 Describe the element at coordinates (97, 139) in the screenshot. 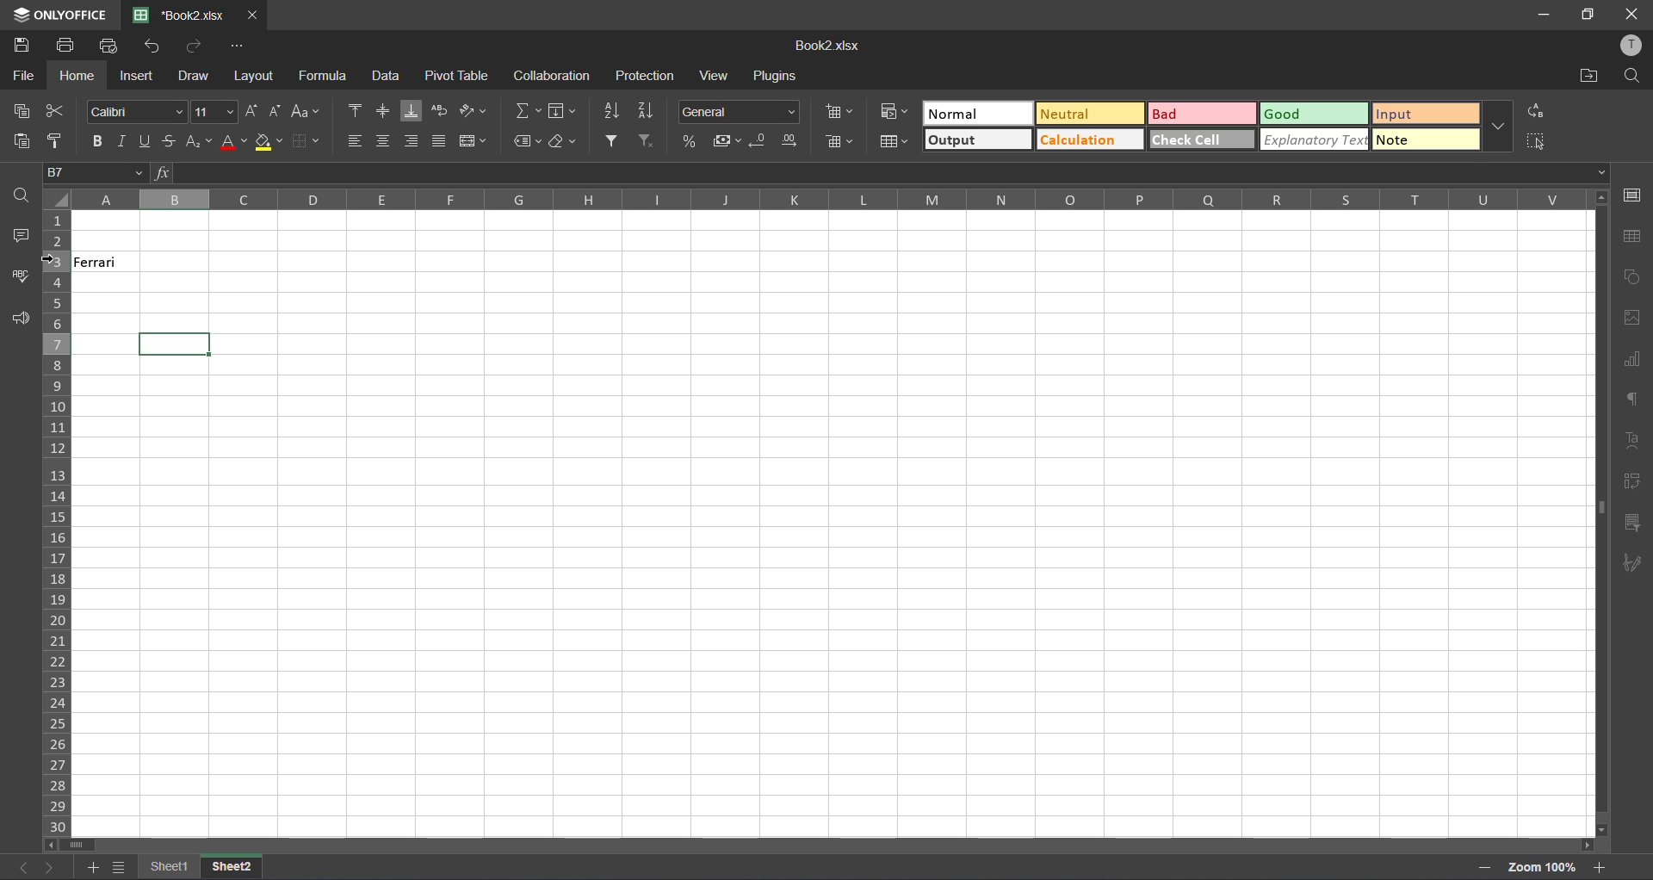

I see `bold` at that location.